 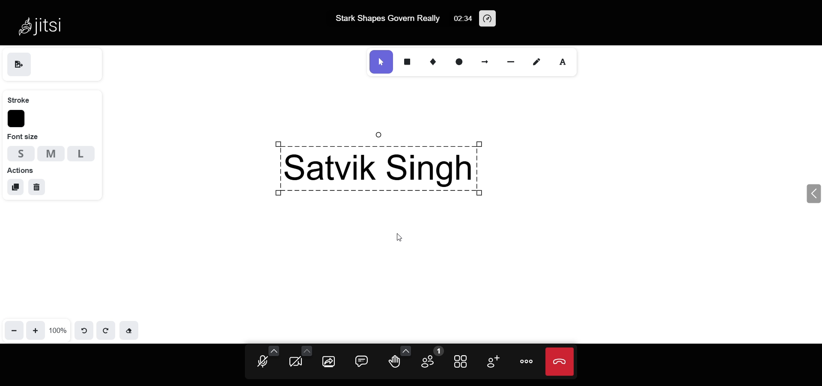 I want to click on expand, so click(x=812, y=193).